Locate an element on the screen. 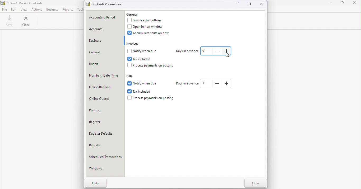 The image size is (361, 189). Windows is located at coordinates (106, 169).